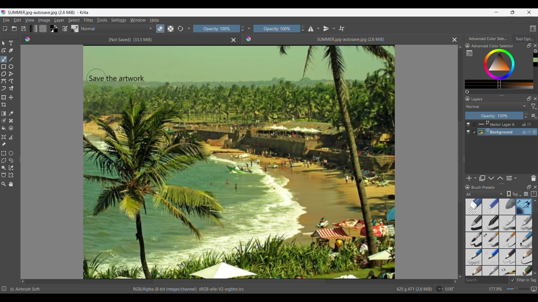 The image size is (538, 302). I want to click on Crop tool, so click(4, 105).